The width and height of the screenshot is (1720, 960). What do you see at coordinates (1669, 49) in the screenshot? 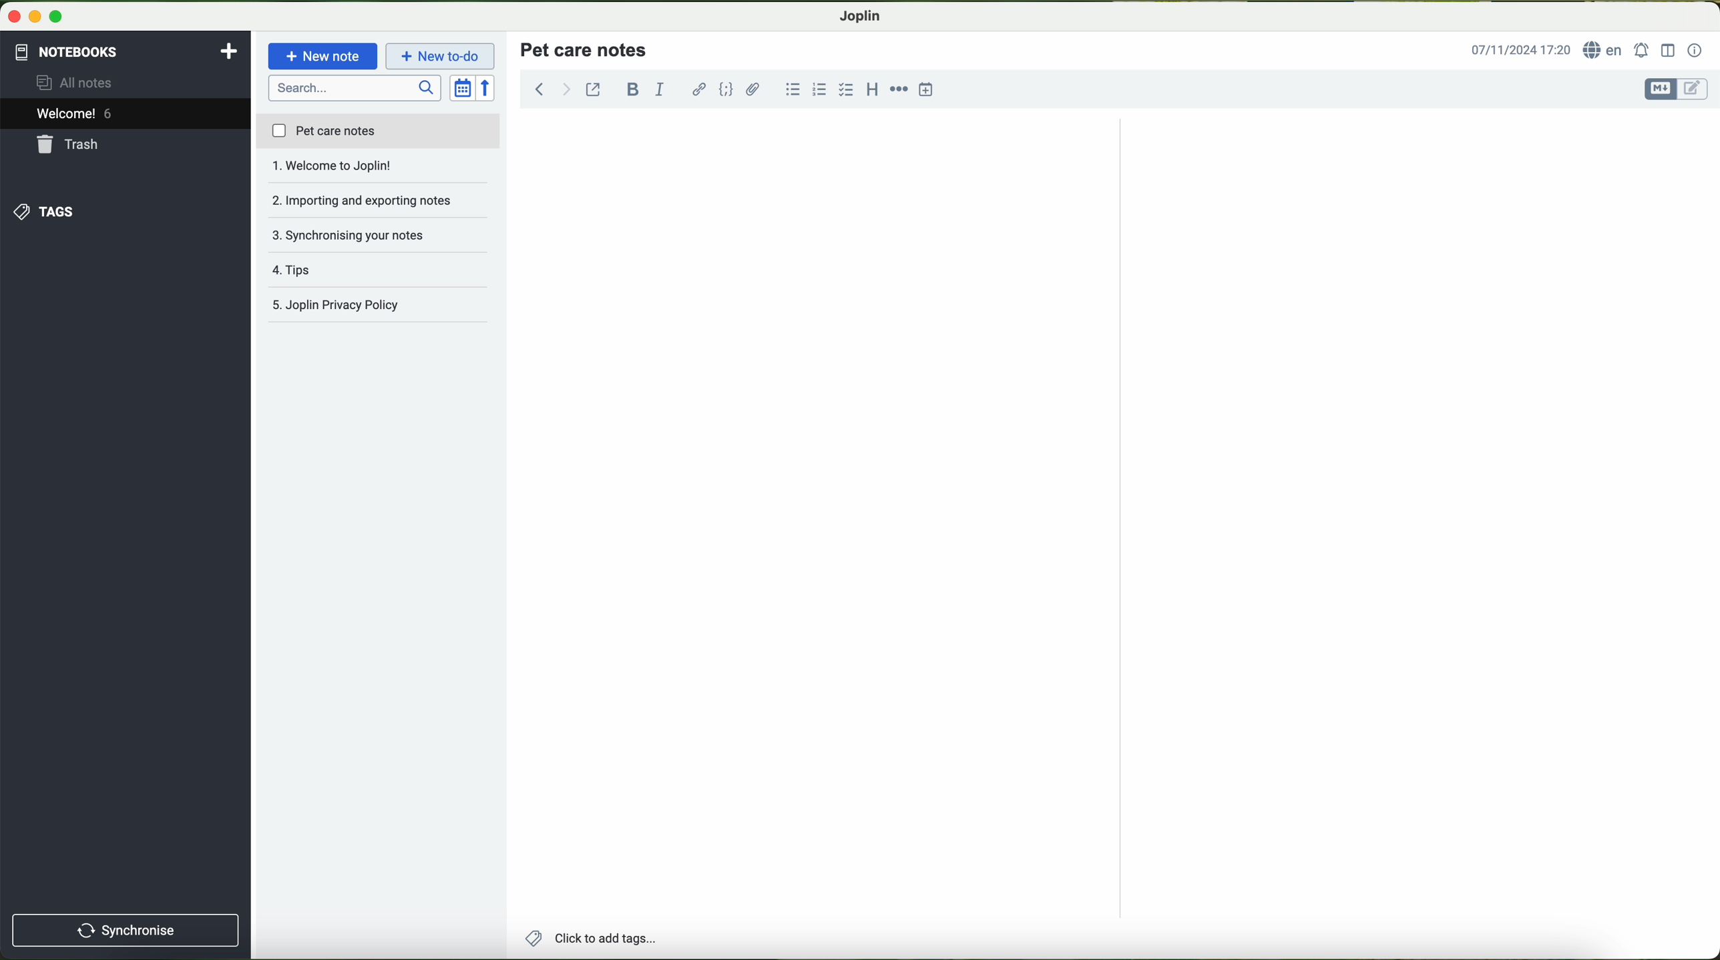
I see `toggle editor layout` at bounding box center [1669, 49].